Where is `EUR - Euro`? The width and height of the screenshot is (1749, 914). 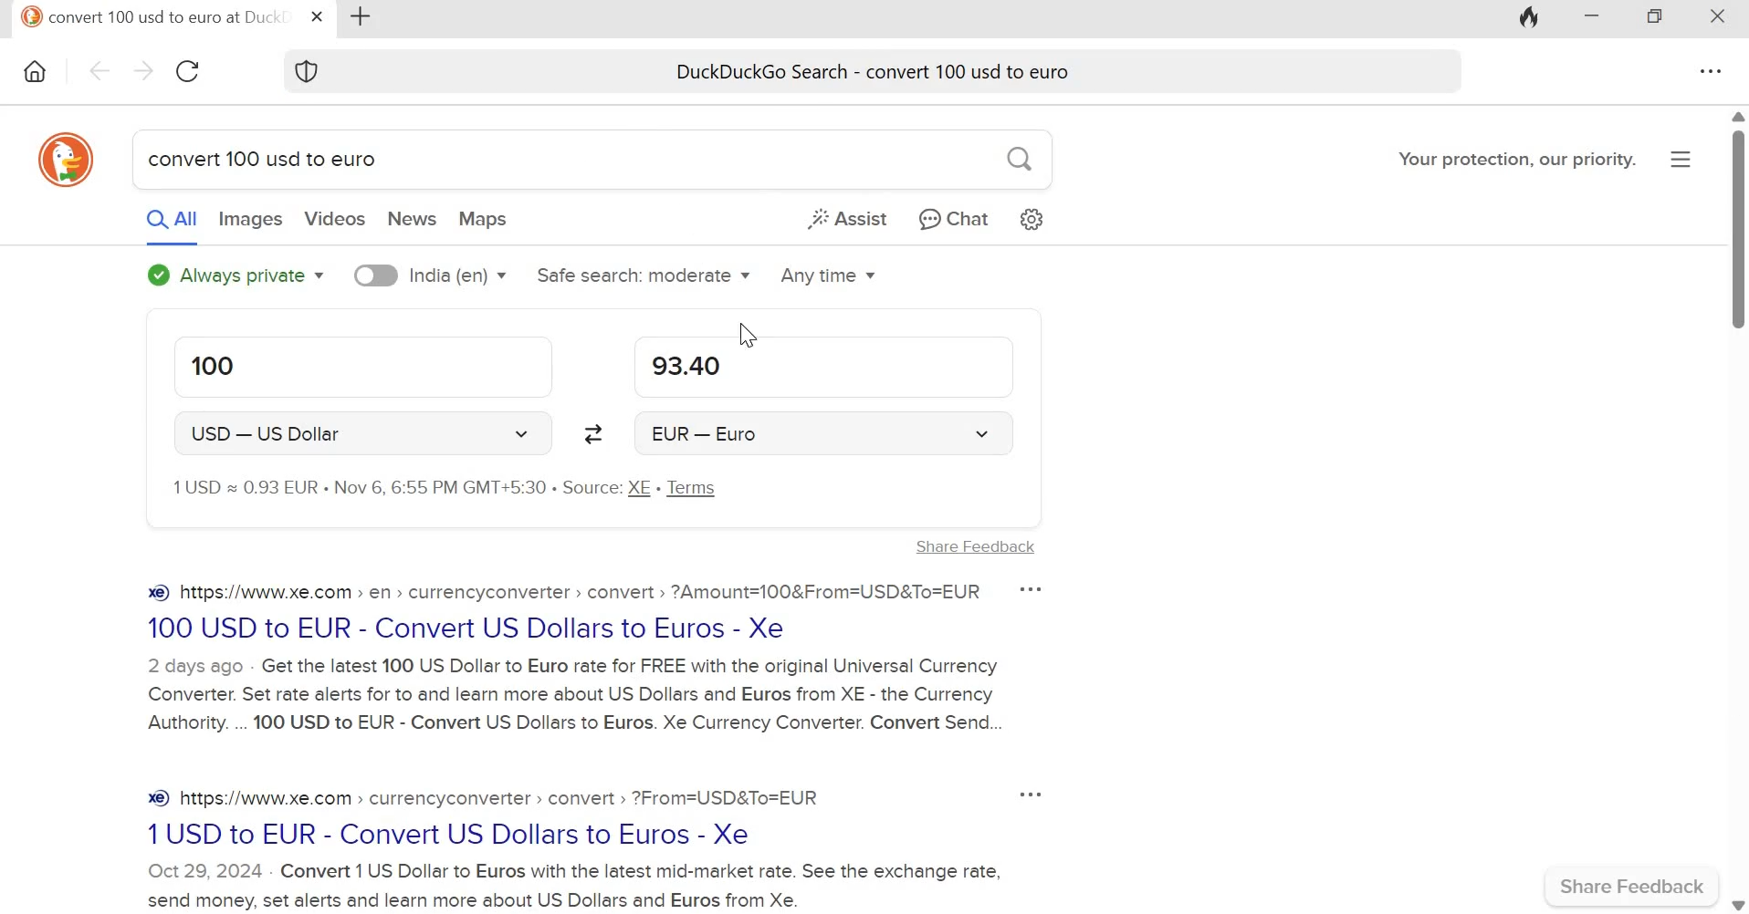 EUR - Euro is located at coordinates (827, 432).